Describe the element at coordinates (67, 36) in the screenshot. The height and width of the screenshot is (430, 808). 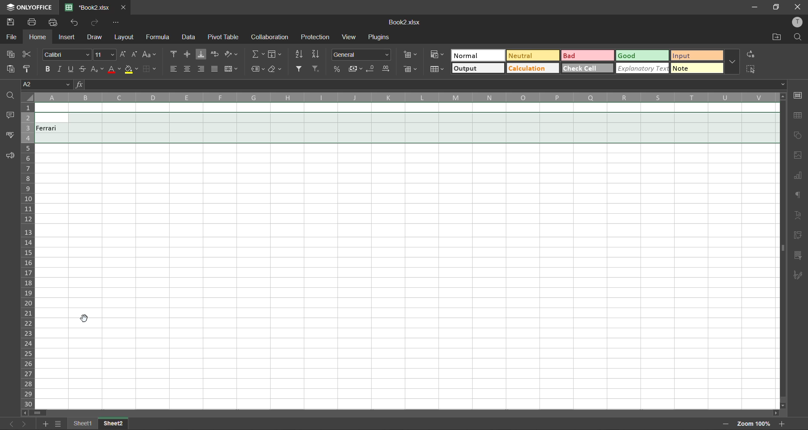
I see `insert` at that location.